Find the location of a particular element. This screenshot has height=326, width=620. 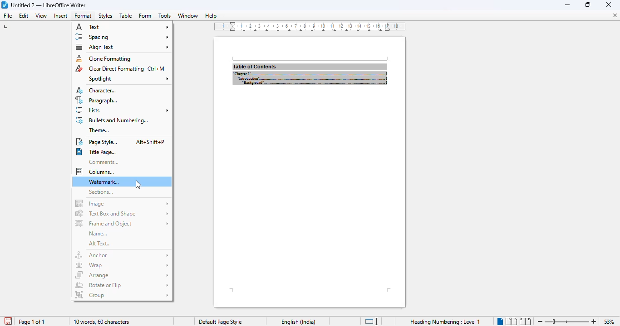

view is located at coordinates (41, 16).